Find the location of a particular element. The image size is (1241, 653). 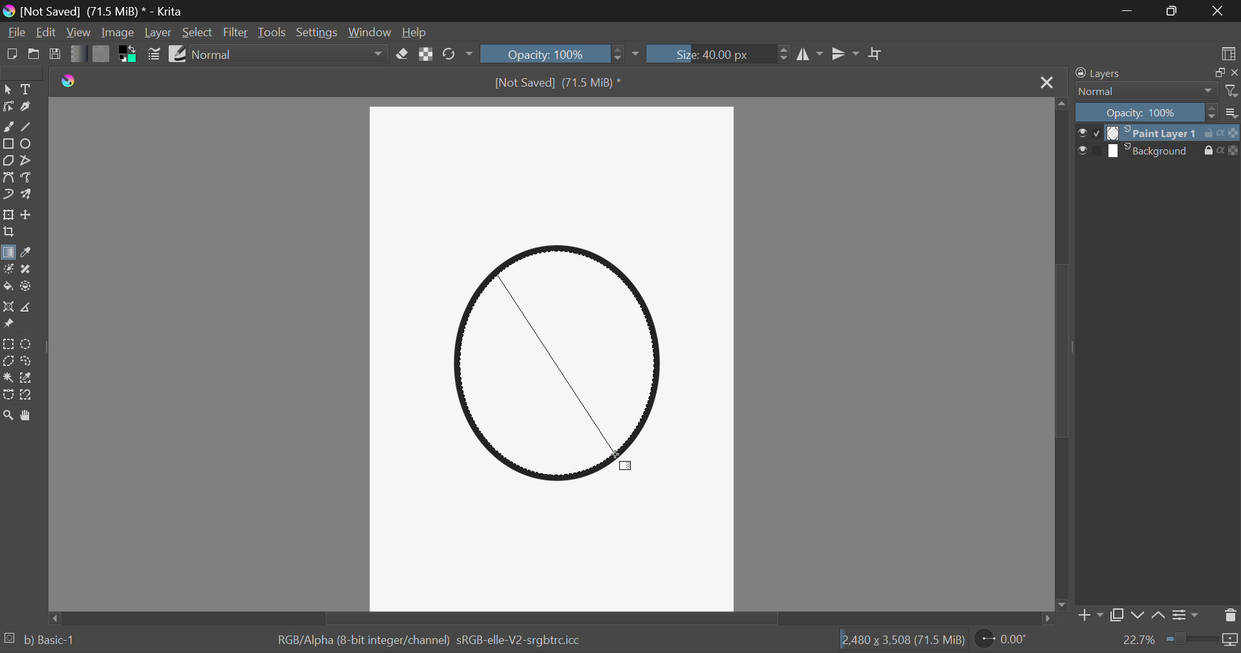

Zoom is located at coordinates (9, 416).